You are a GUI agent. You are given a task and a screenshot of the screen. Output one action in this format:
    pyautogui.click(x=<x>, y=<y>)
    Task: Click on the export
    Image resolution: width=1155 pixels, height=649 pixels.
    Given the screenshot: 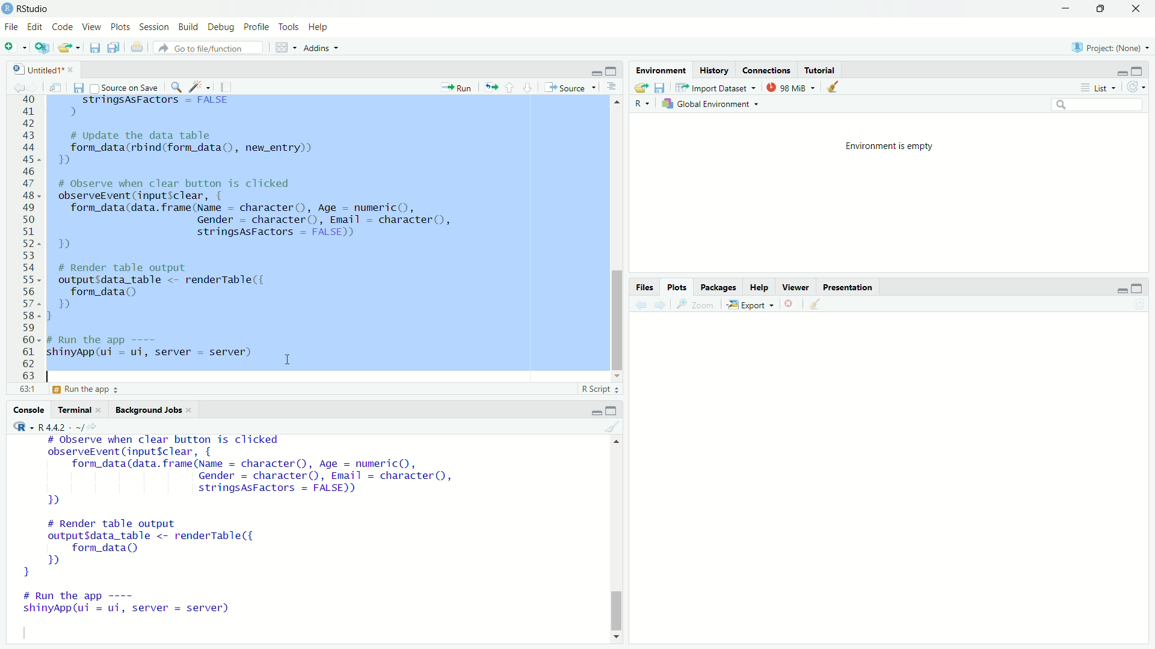 What is the action you would take?
    pyautogui.click(x=750, y=305)
    